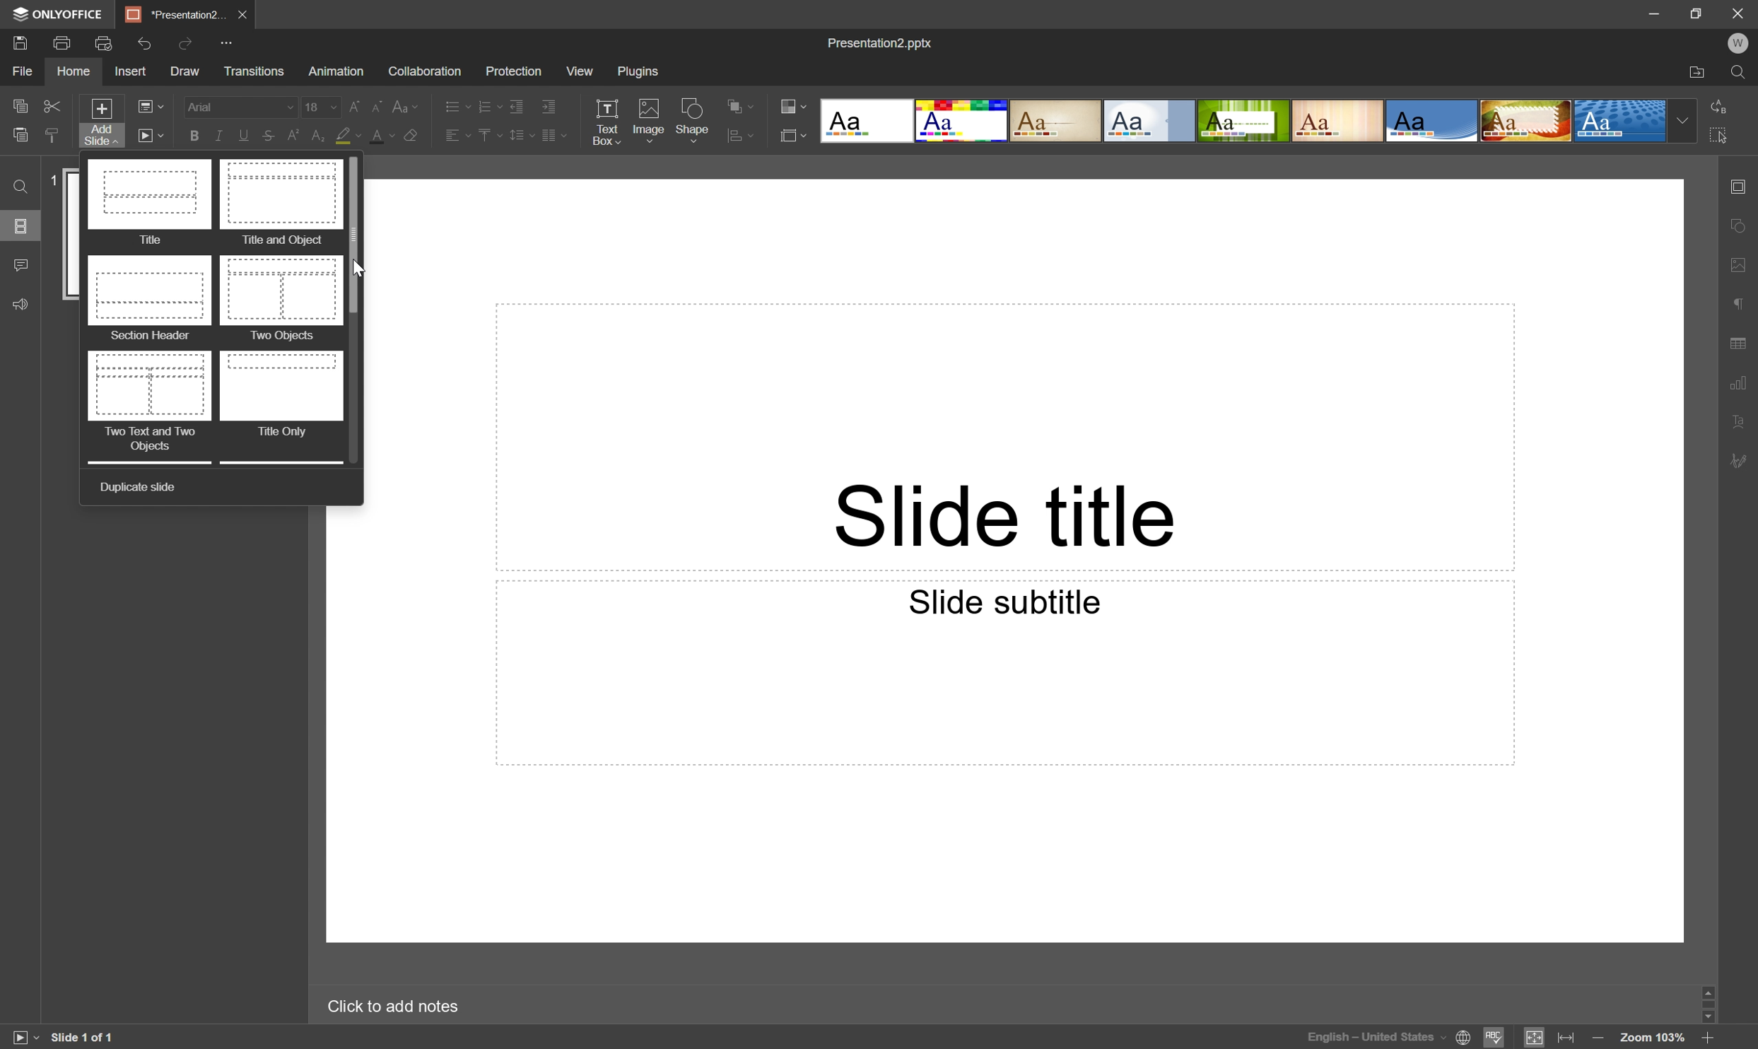 The width and height of the screenshot is (1758, 1049). What do you see at coordinates (216, 137) in the screenshot?
I see `Italic` at bounding box center [216, 137].